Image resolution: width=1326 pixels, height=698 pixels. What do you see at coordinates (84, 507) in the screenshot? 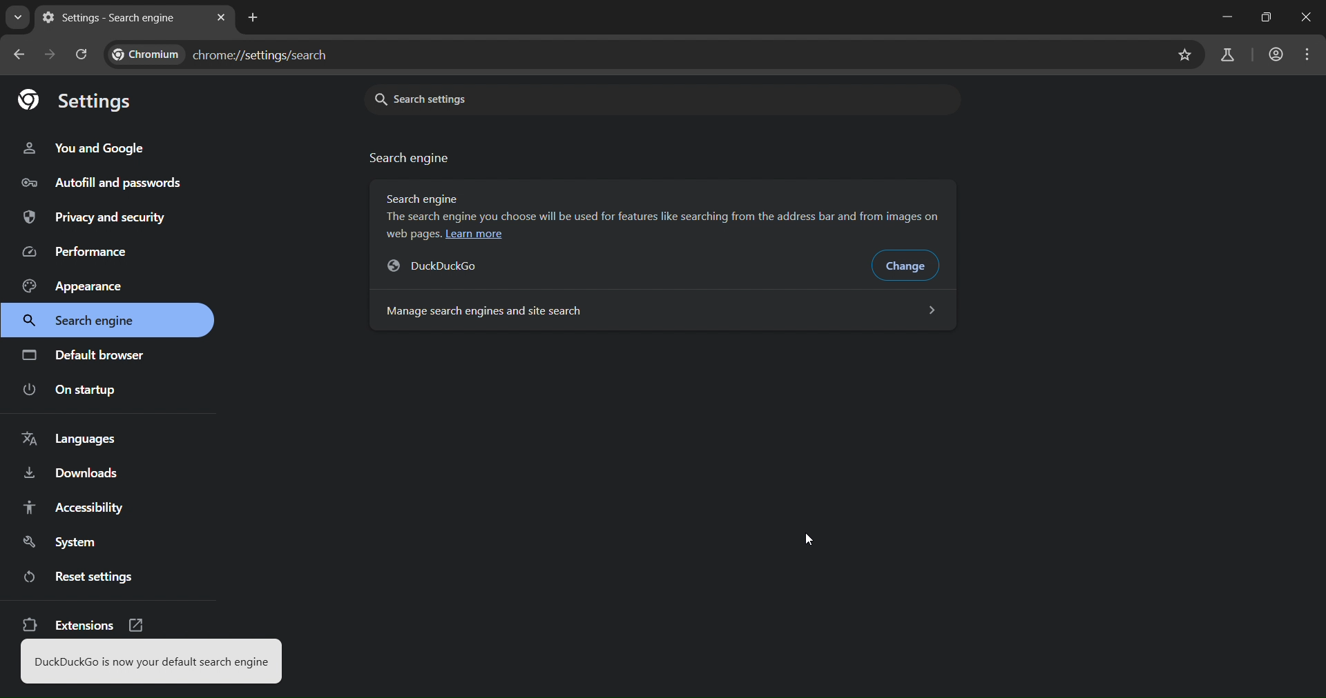
I see `accessibility` at bounding box center [84, 507].